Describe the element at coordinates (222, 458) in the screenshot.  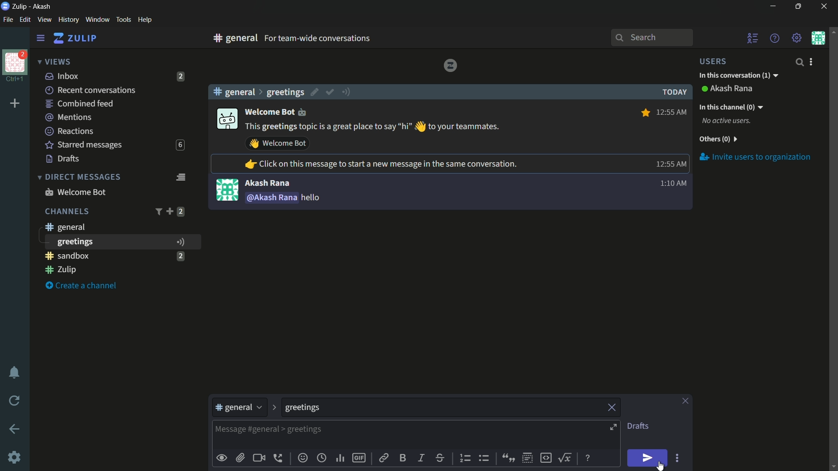
I see `` at that location.